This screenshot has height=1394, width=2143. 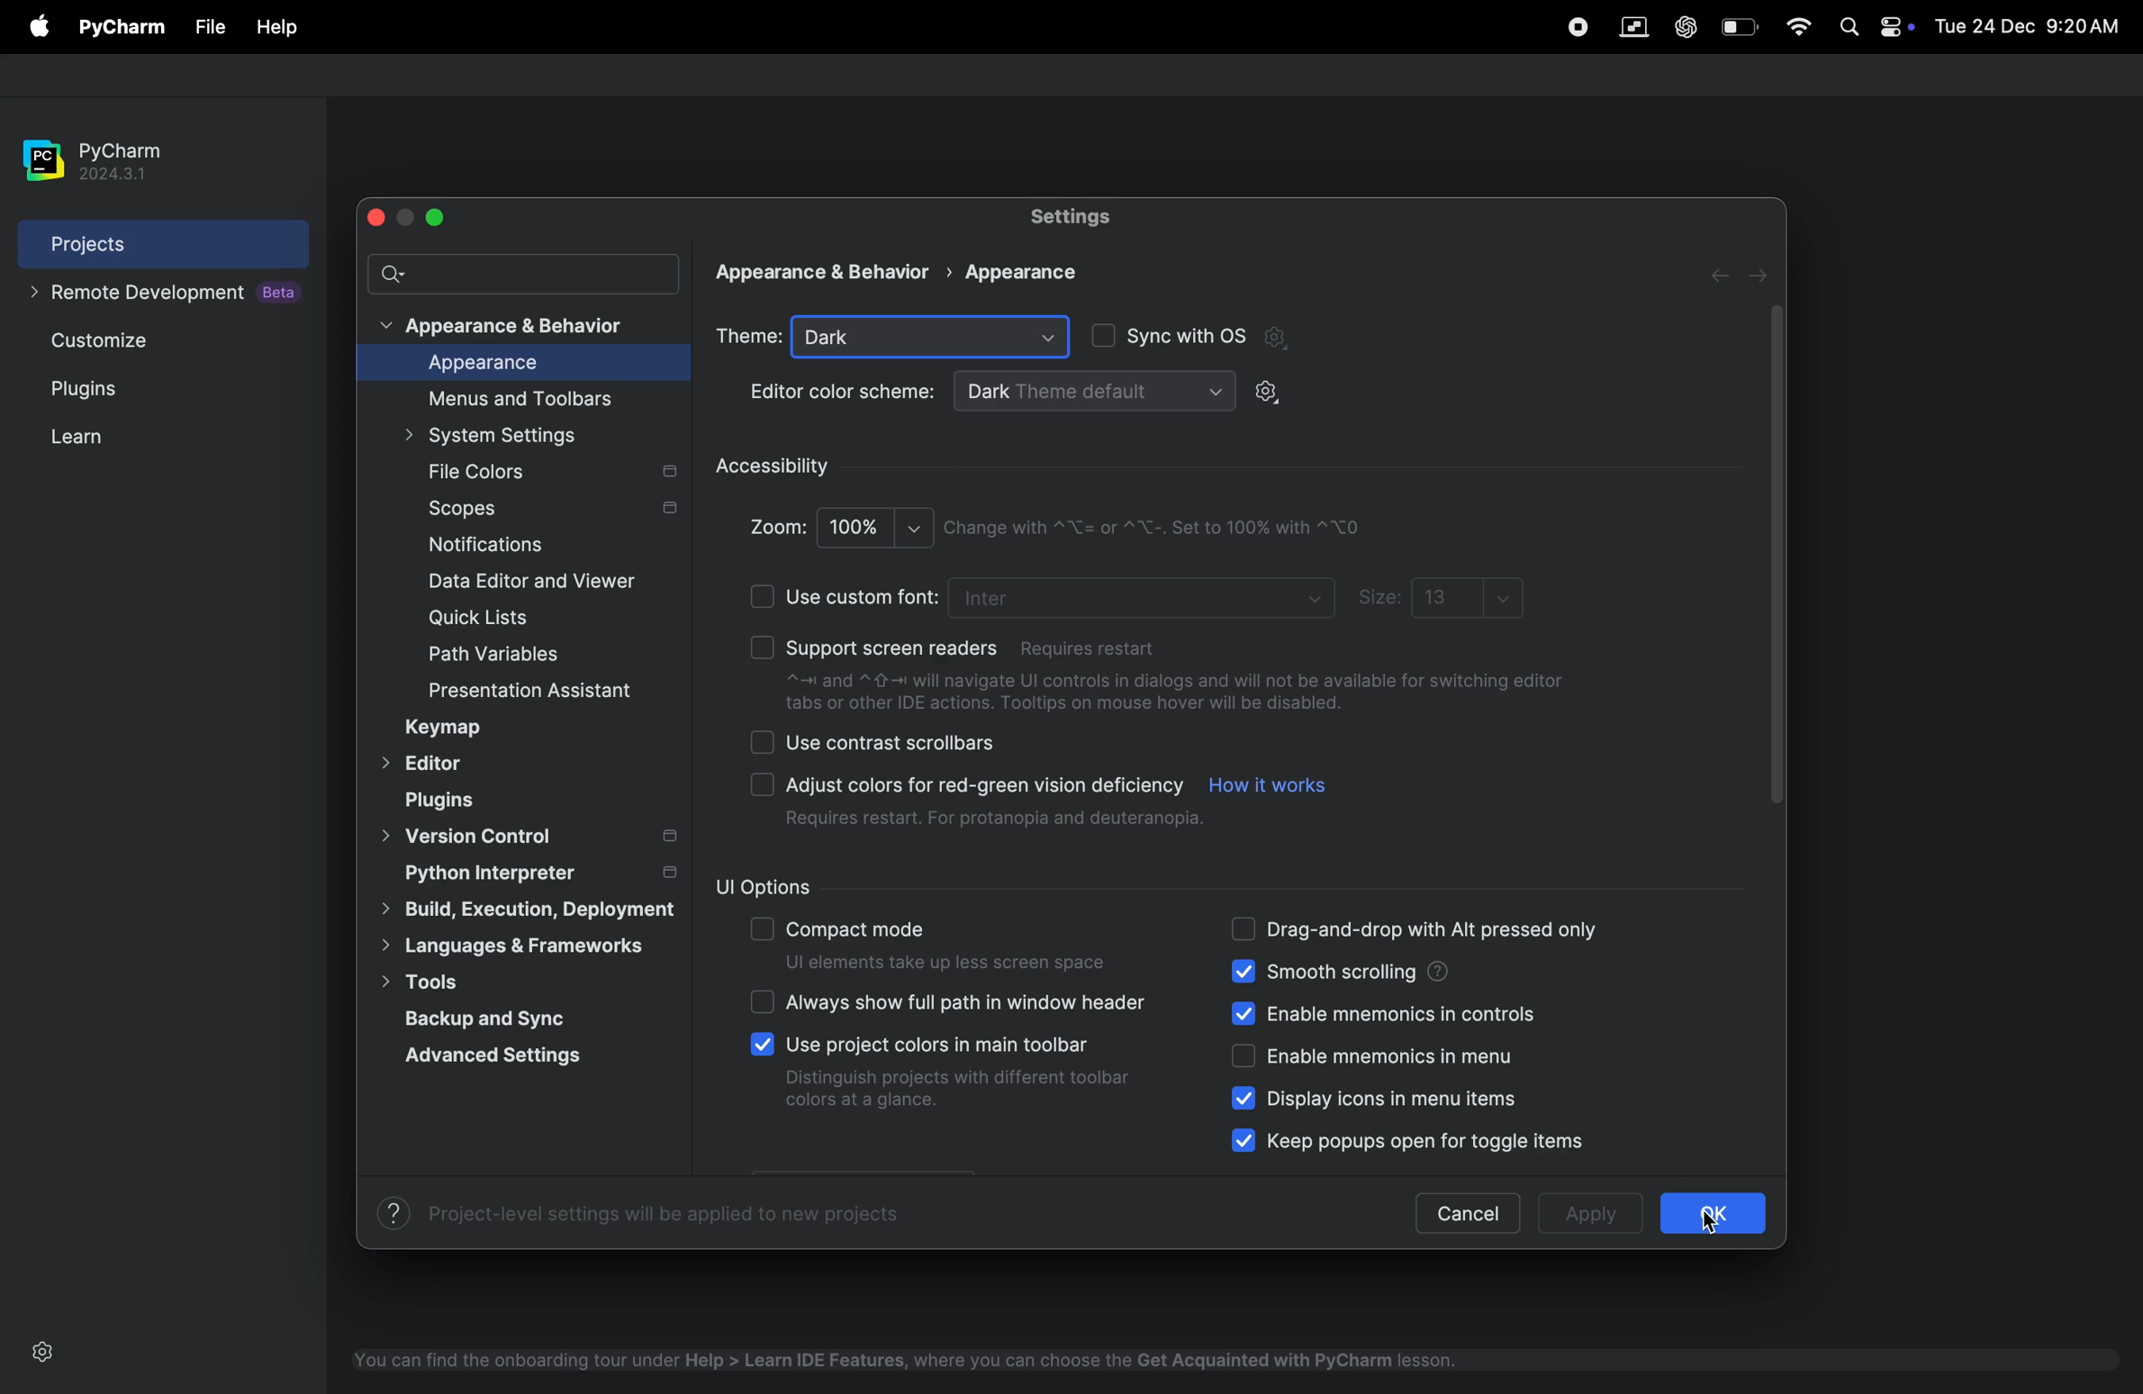 What do you see at coordinates (777, 528) in the screenshot?
I see `zoom` at bounding box center [777, 528].